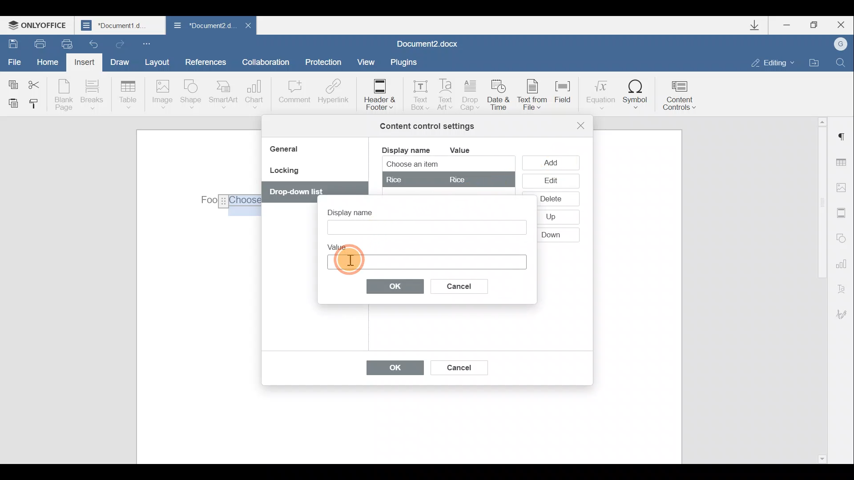 Image resolution: width=854 pixels, height=480 pixels. I want to click on OK, so click(395, 286).